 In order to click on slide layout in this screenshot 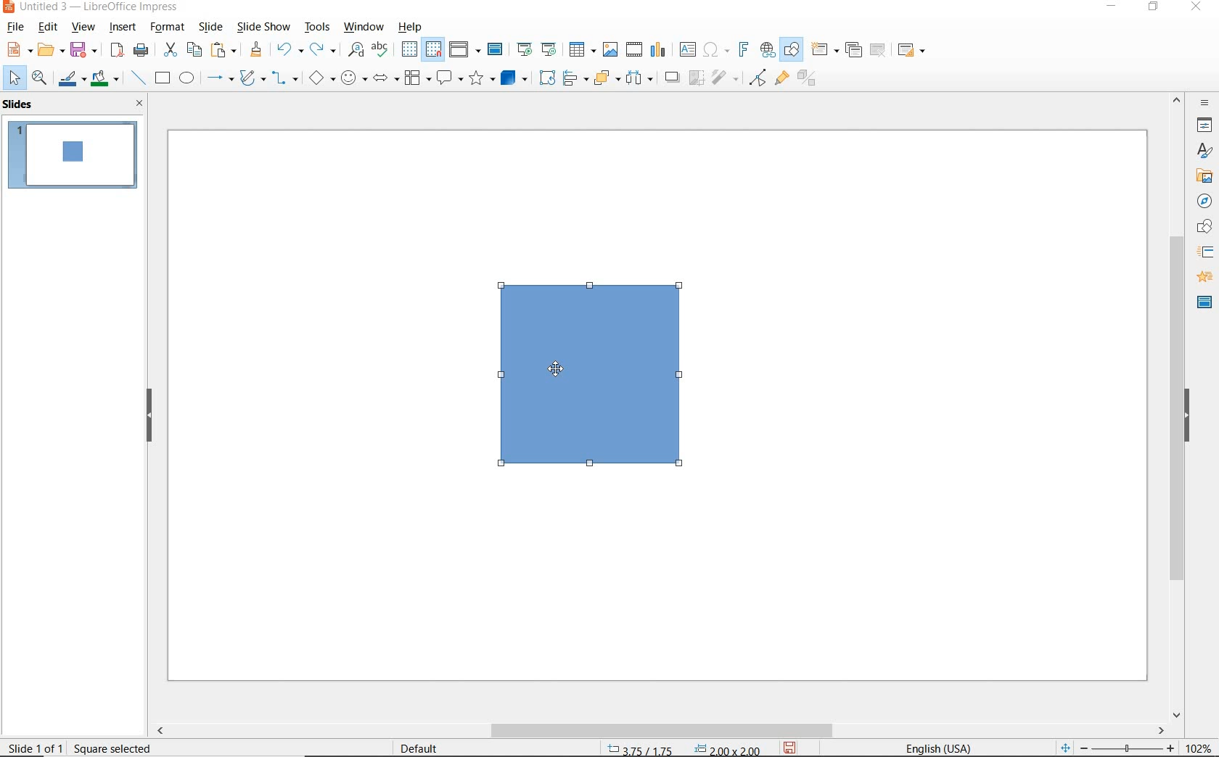, I will do `click(911, 50)`.